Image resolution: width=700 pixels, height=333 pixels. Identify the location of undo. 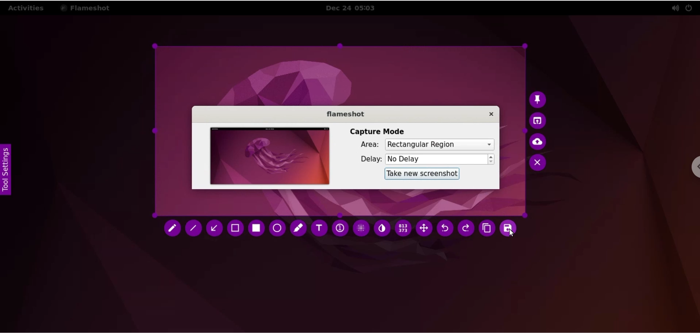
(446, 230).